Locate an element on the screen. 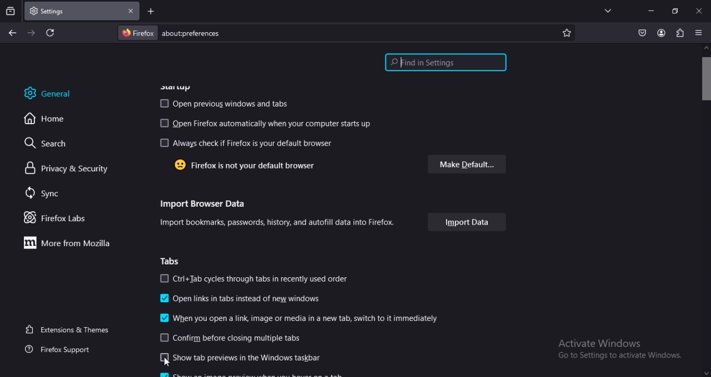  new tab is located at coordinates (151, 12).